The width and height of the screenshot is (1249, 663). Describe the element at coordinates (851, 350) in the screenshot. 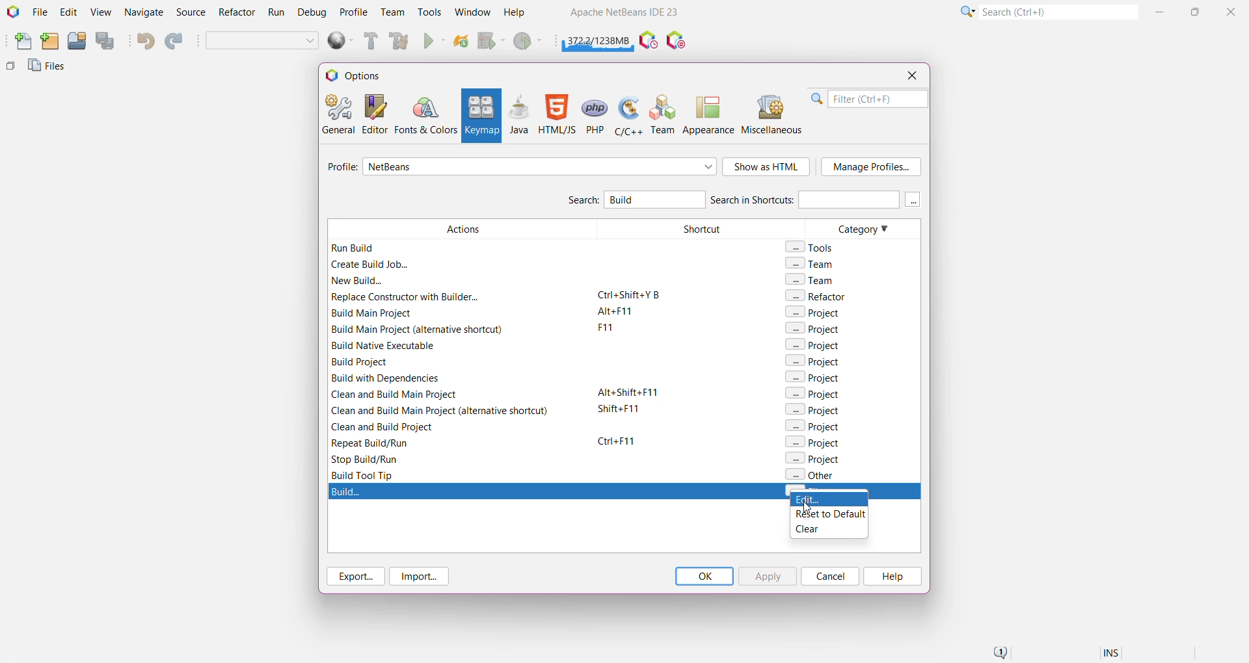

I see `Category` at that location.